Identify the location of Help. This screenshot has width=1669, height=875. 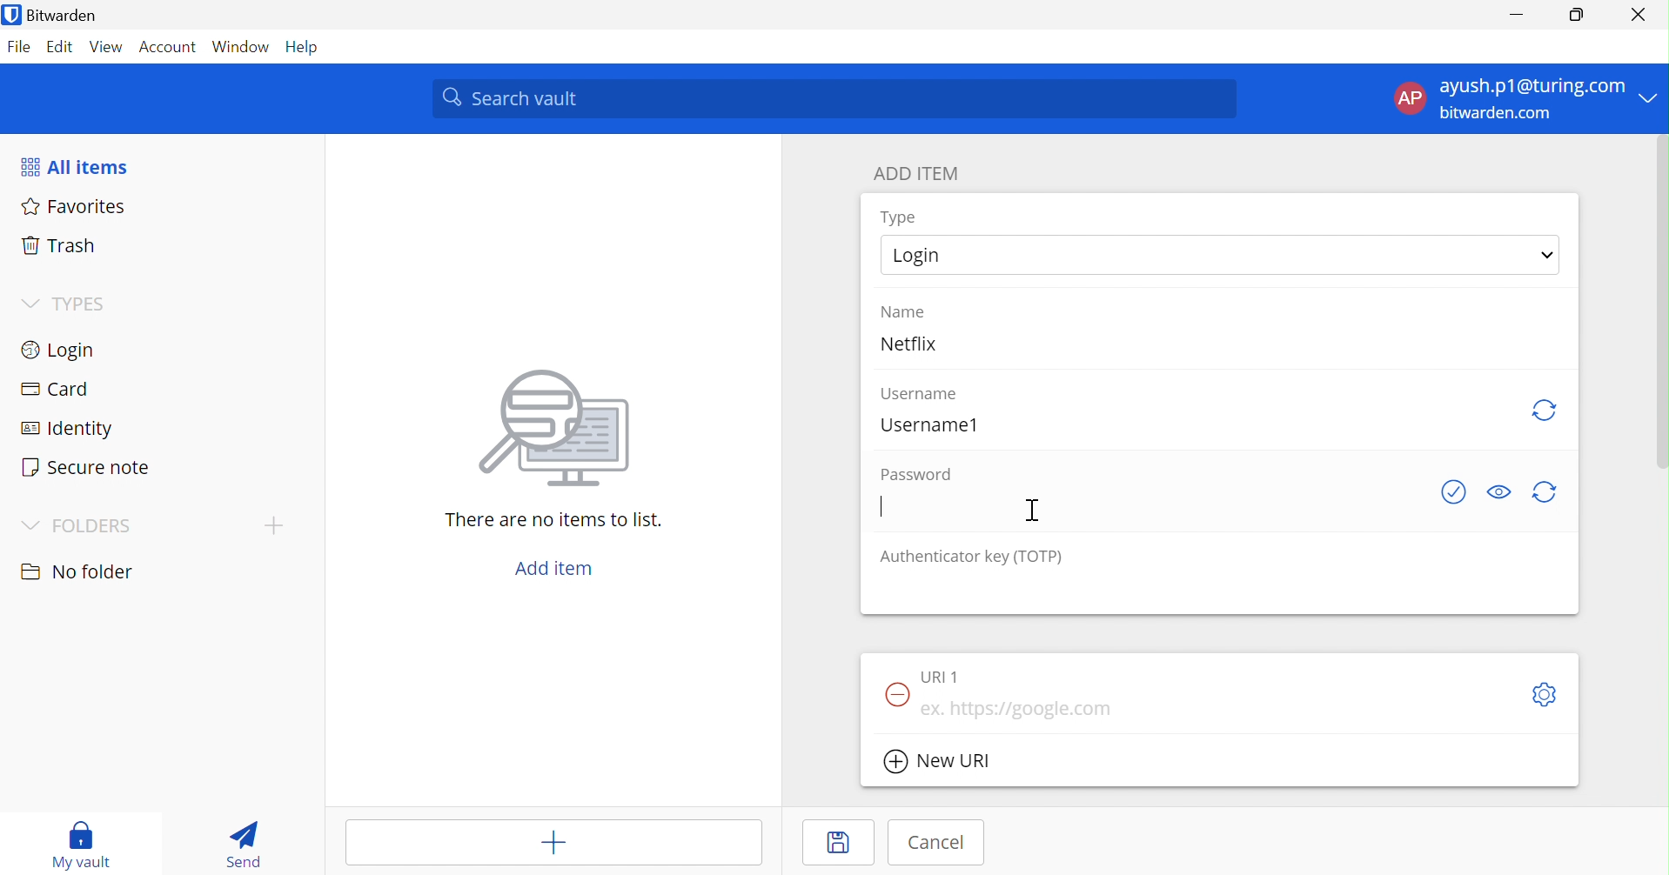
(304, 48).